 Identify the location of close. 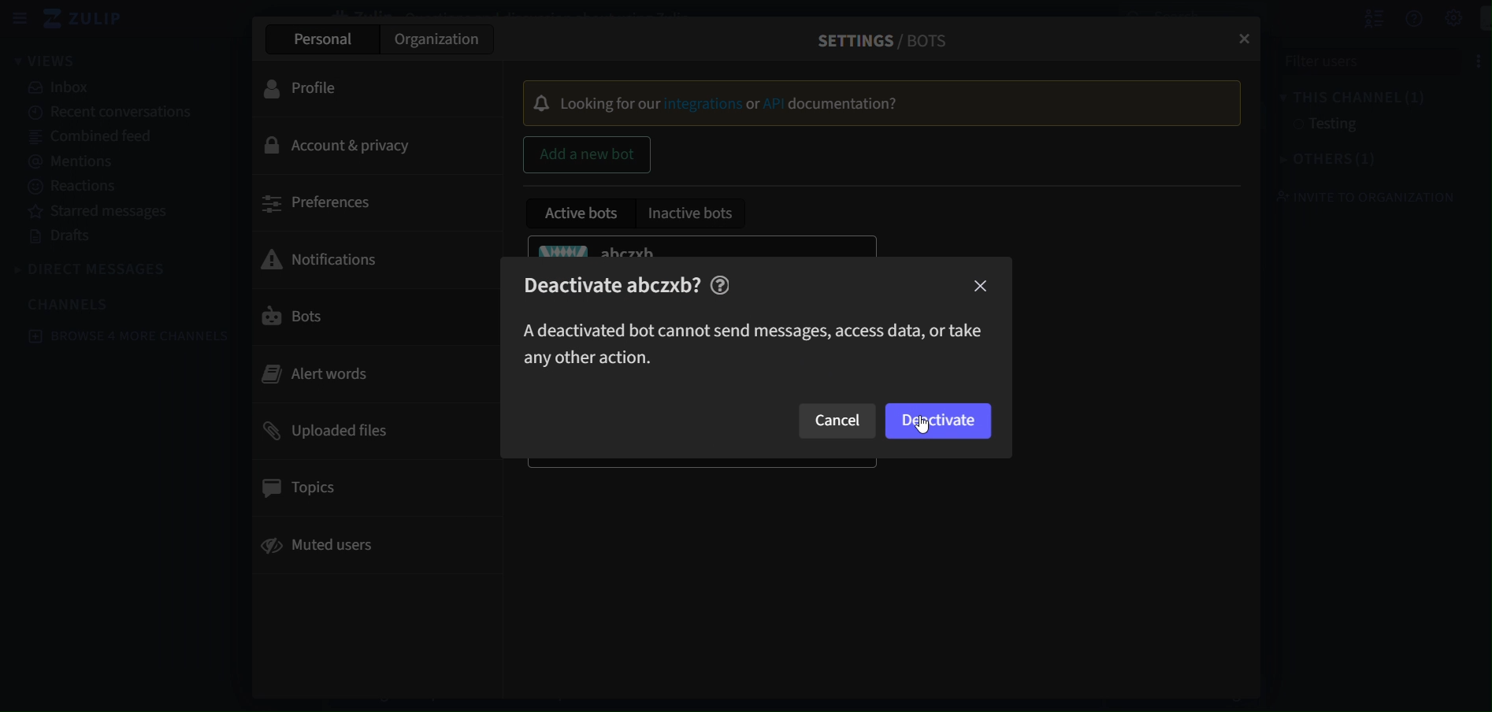
(981, 287).